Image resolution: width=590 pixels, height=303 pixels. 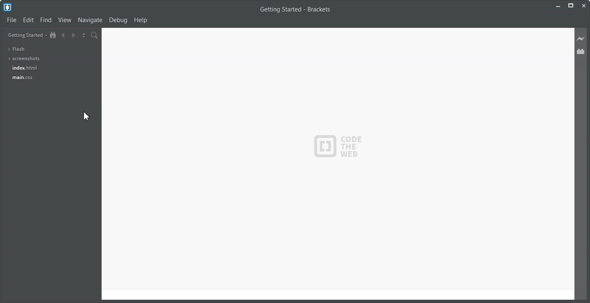 What do you see at coordinates (141, 20) in the screenshot?
I see `Help` at bounding box center [141, 20].